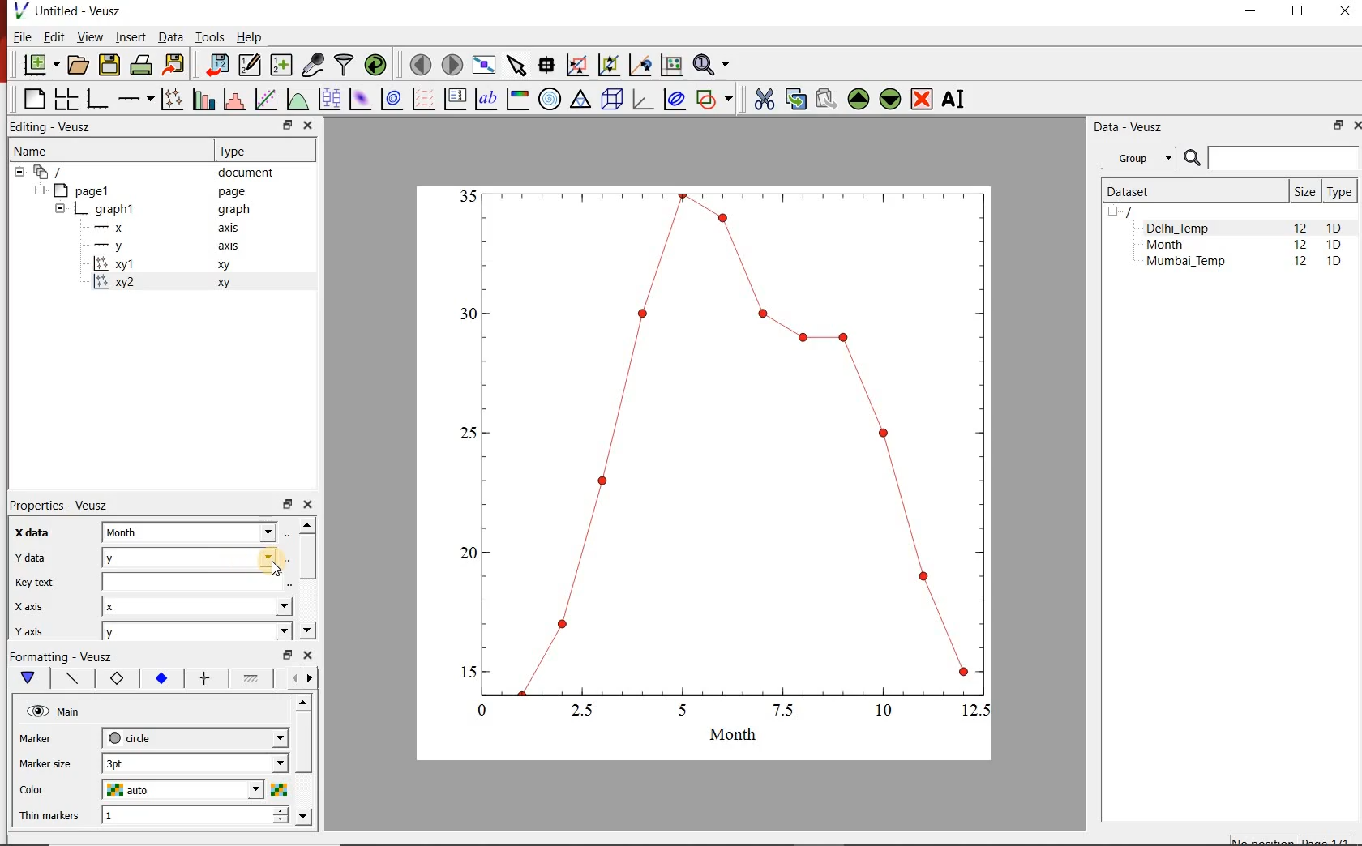 The image size is (1362, 846). I want to click on 12, so click(1300, 246).